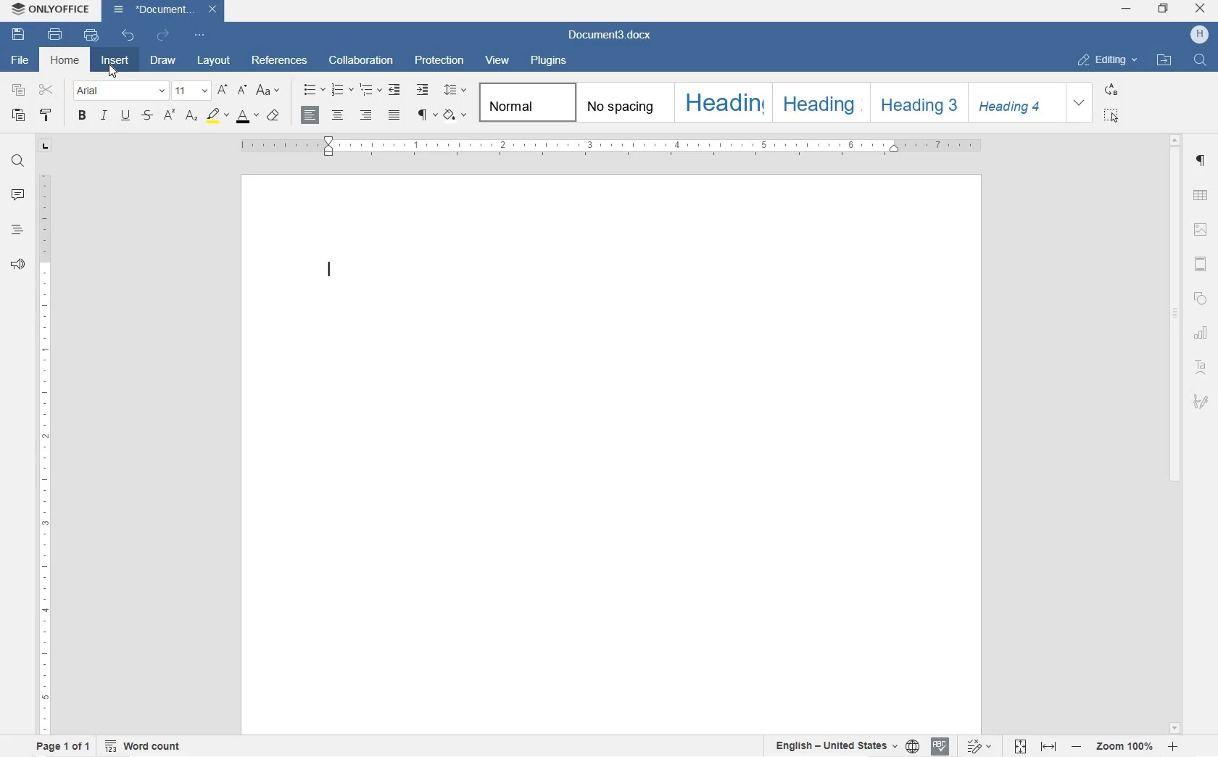 This screenshot has height=757, width=1218. I want to click on FONT COLOR, so click(246, 116).